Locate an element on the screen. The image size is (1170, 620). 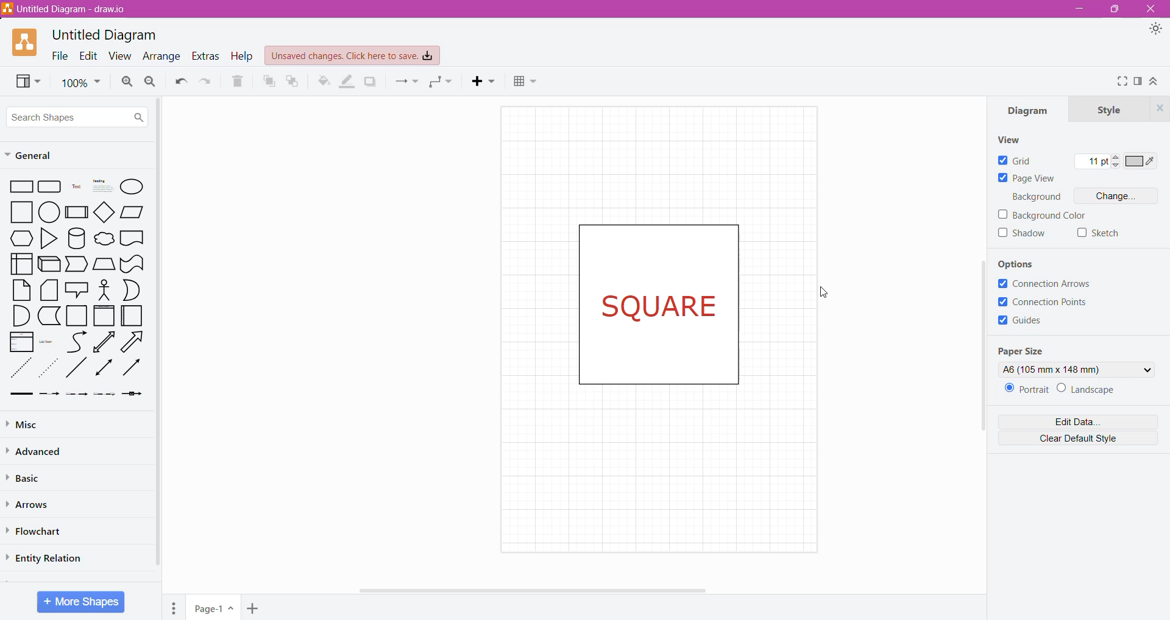
More Shapes is located at coordinates (82, 602).